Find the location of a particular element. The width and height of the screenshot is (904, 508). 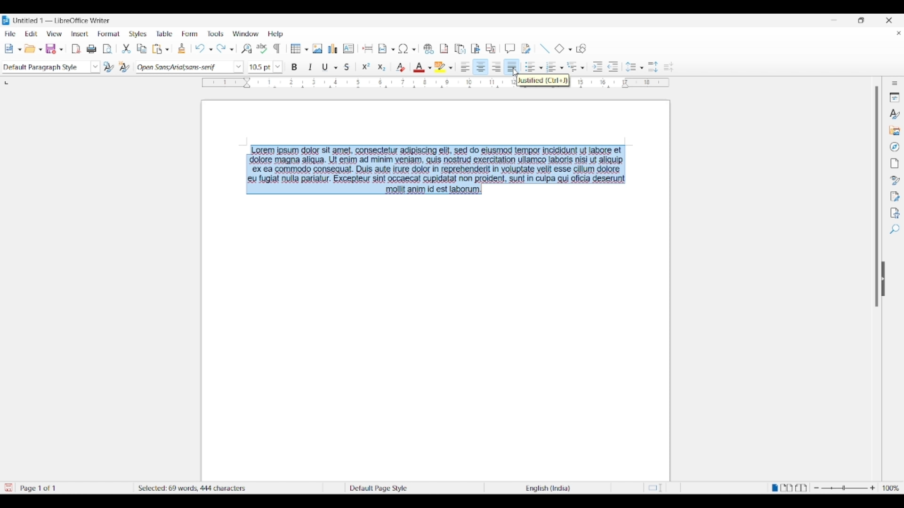

Line spacing options is located at coordinates (642, 68).